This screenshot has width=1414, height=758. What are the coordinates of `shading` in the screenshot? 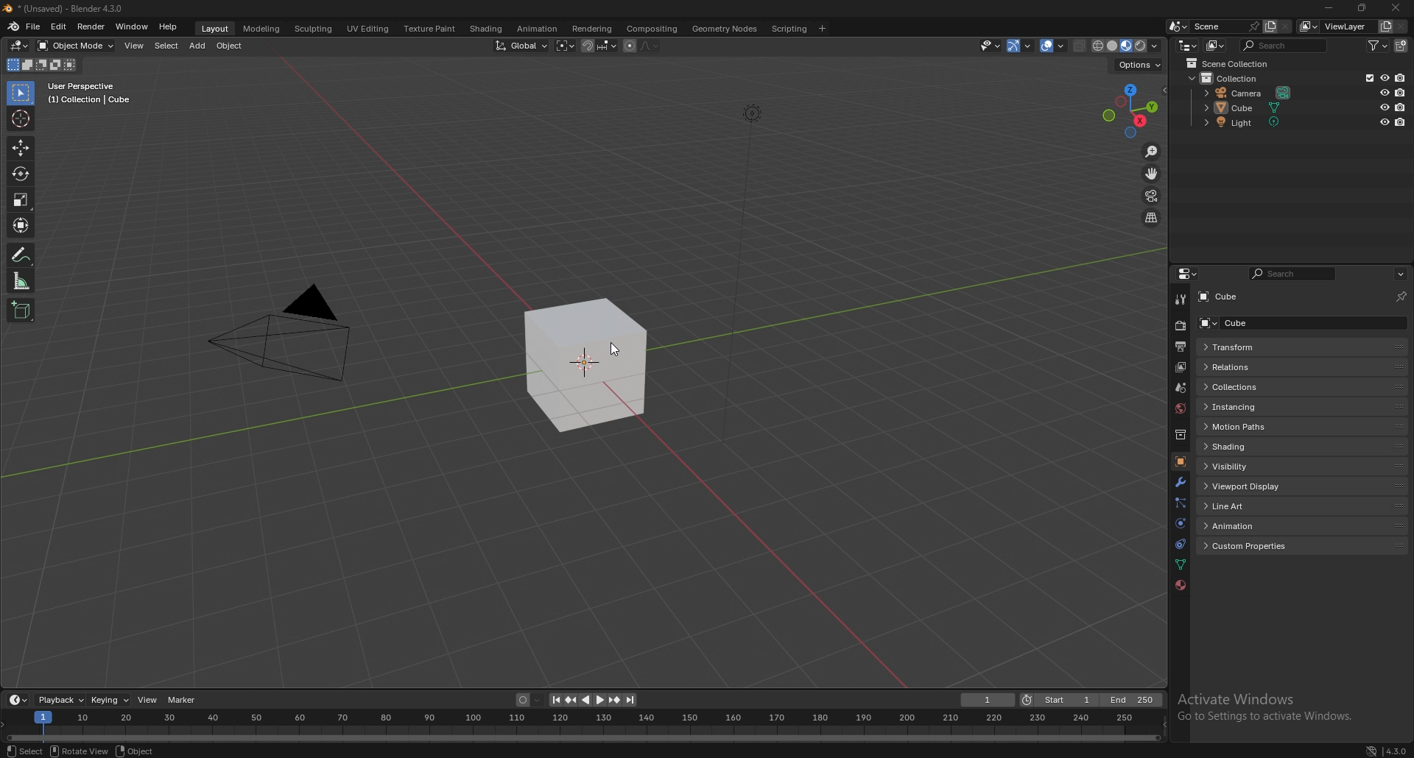 It's located at (488, 28).